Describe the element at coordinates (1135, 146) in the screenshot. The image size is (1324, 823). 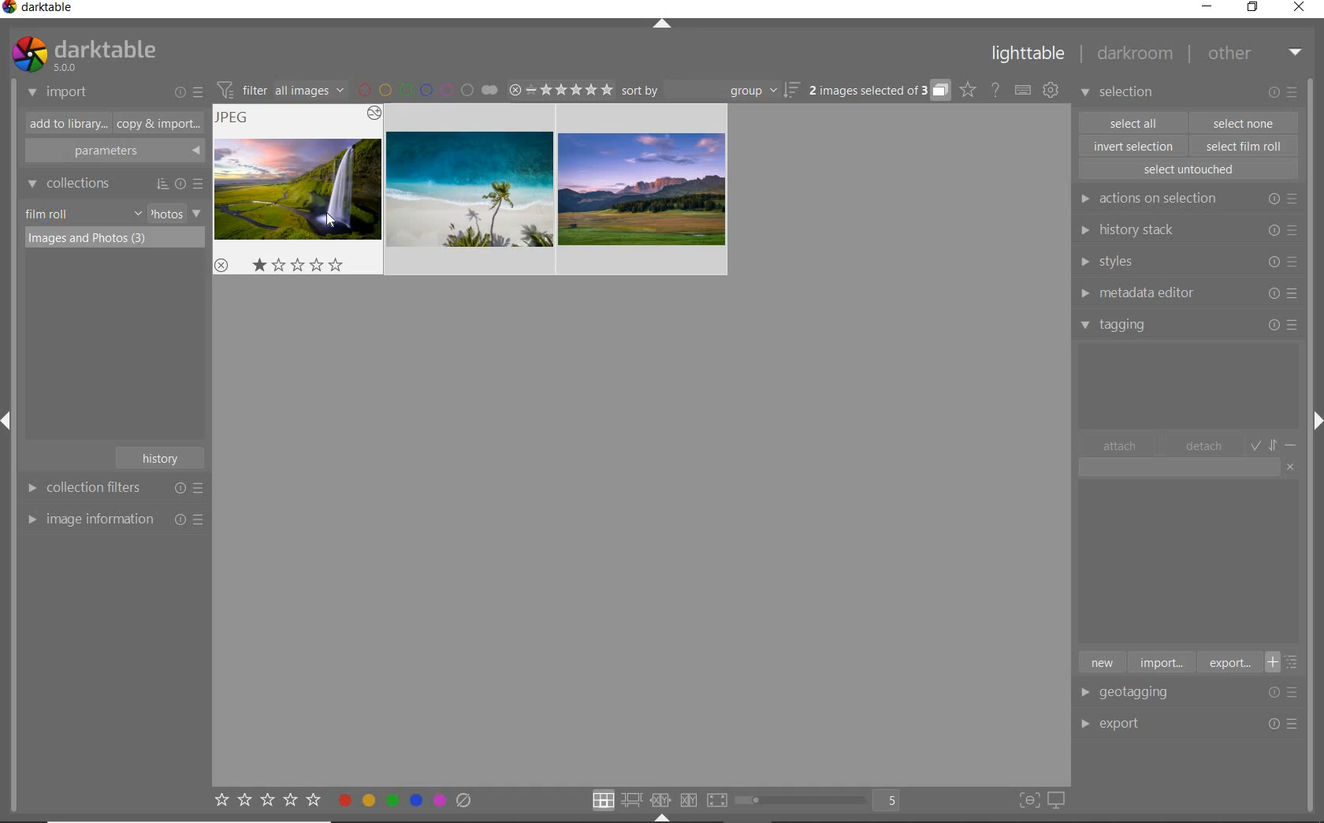
I see `invert selection` at that location.